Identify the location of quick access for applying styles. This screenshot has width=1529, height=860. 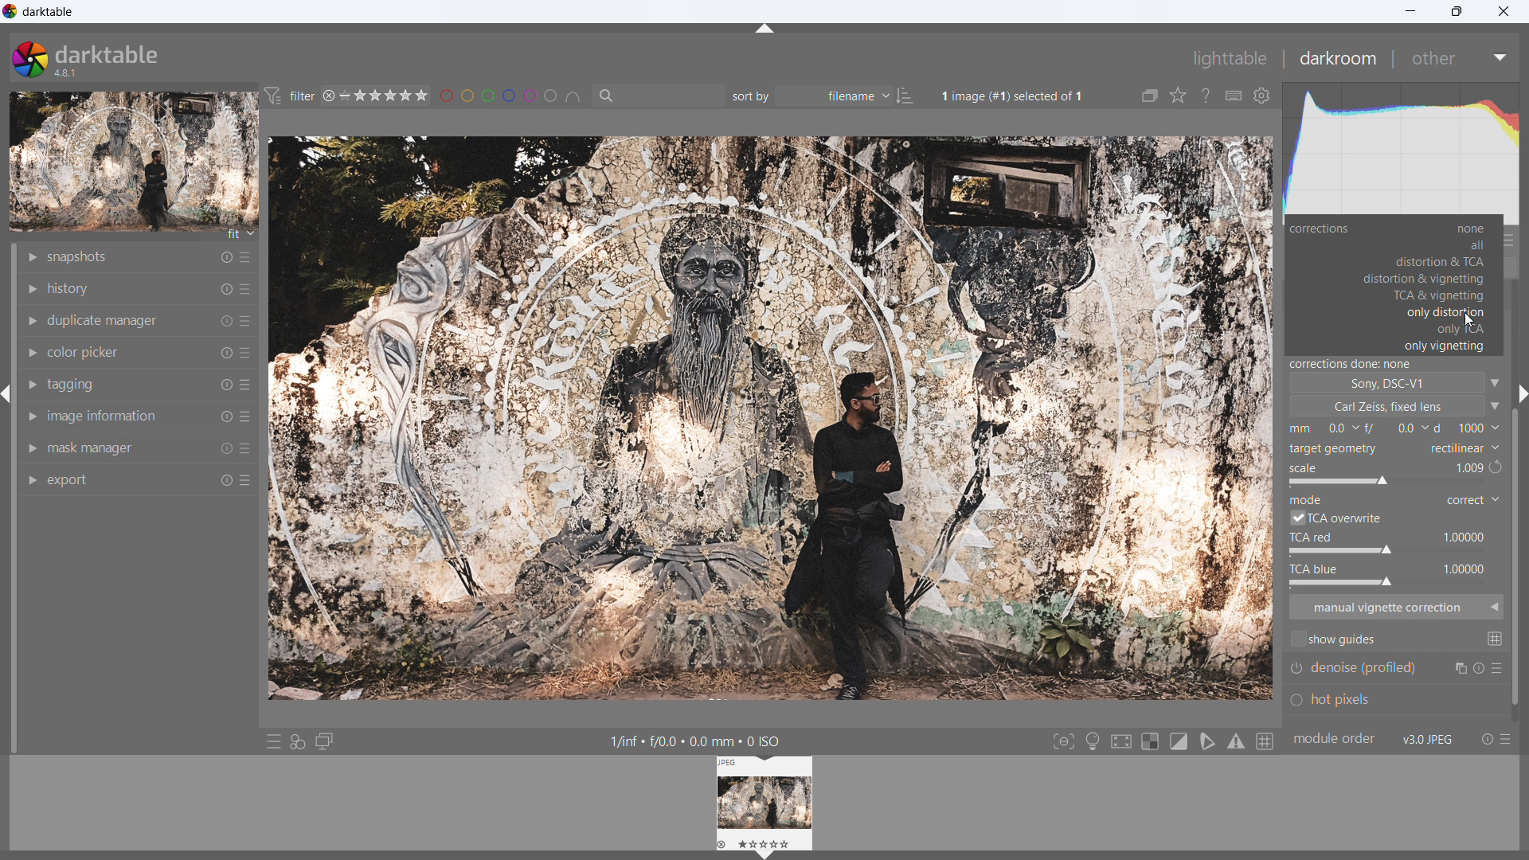
(299, 741).